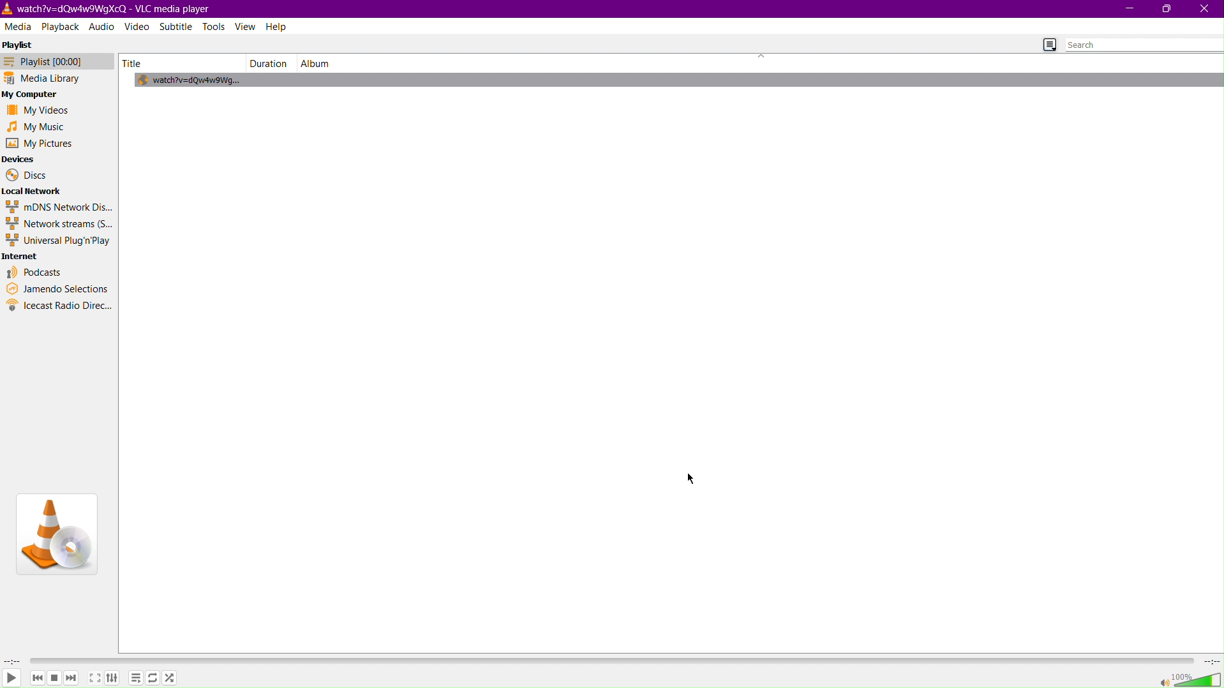 Image resolution: width=1224 pixels, height=688 pixels. I want to click on Tools, so click(214, 26).